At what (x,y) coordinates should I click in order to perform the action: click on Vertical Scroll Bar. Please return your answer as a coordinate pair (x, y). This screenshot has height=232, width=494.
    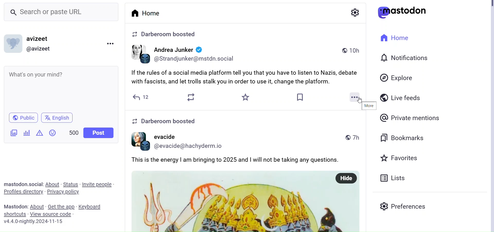
    Looking at the image, I should click on (490, 117).